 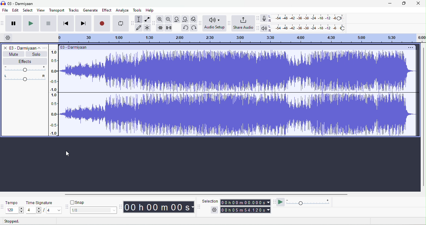 I want to click on fit to track width, so click(x=177, y=19).